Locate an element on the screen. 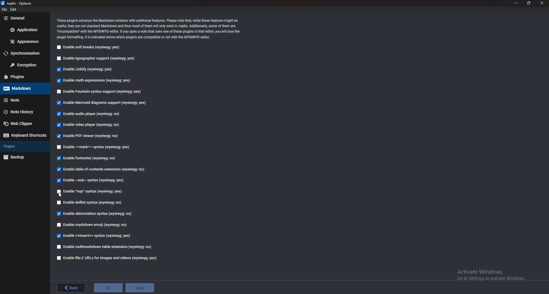 The height and width of the screenshot is (294, 549). Info is located at coordinates (150, 28).